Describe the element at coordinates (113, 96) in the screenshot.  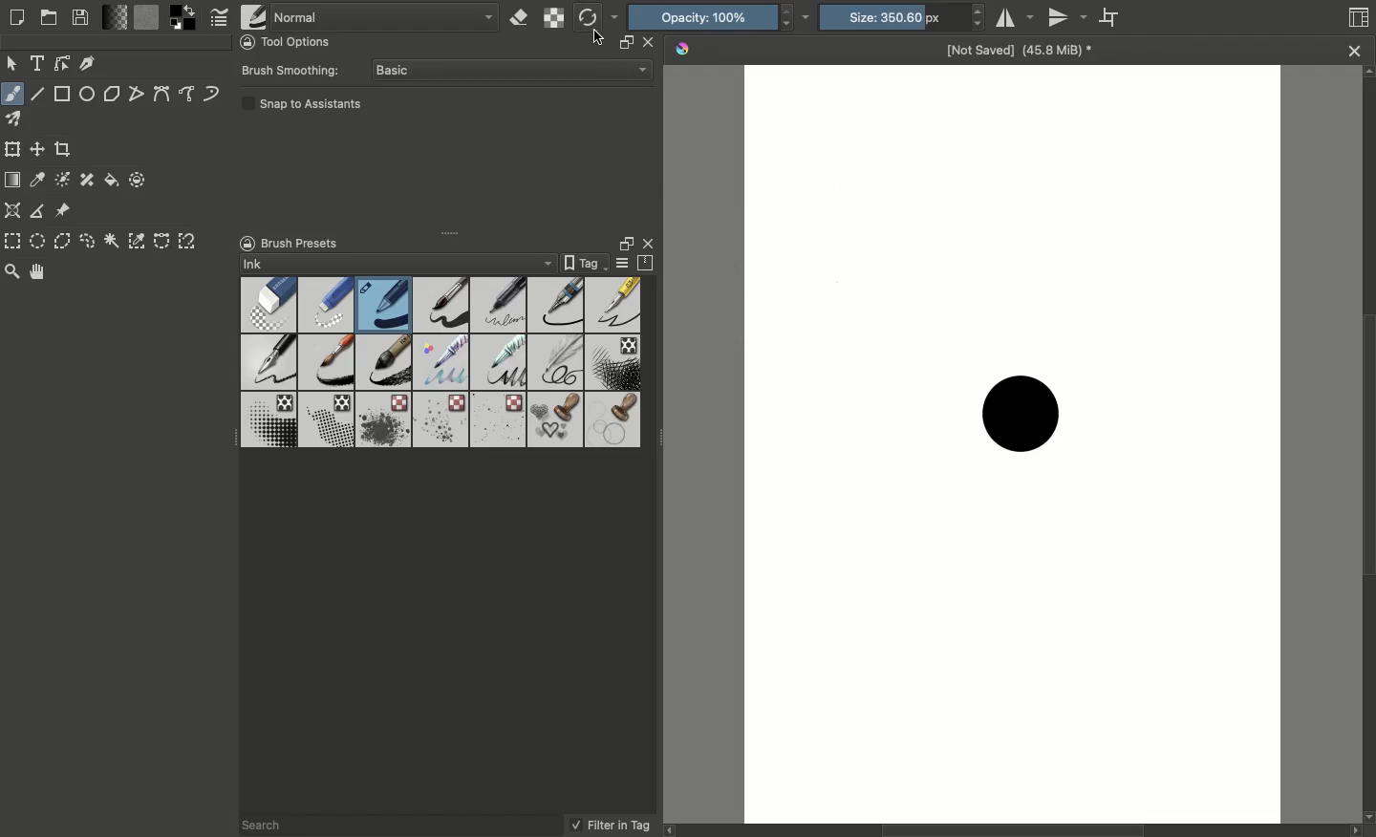
I see `Polygon` at that location.